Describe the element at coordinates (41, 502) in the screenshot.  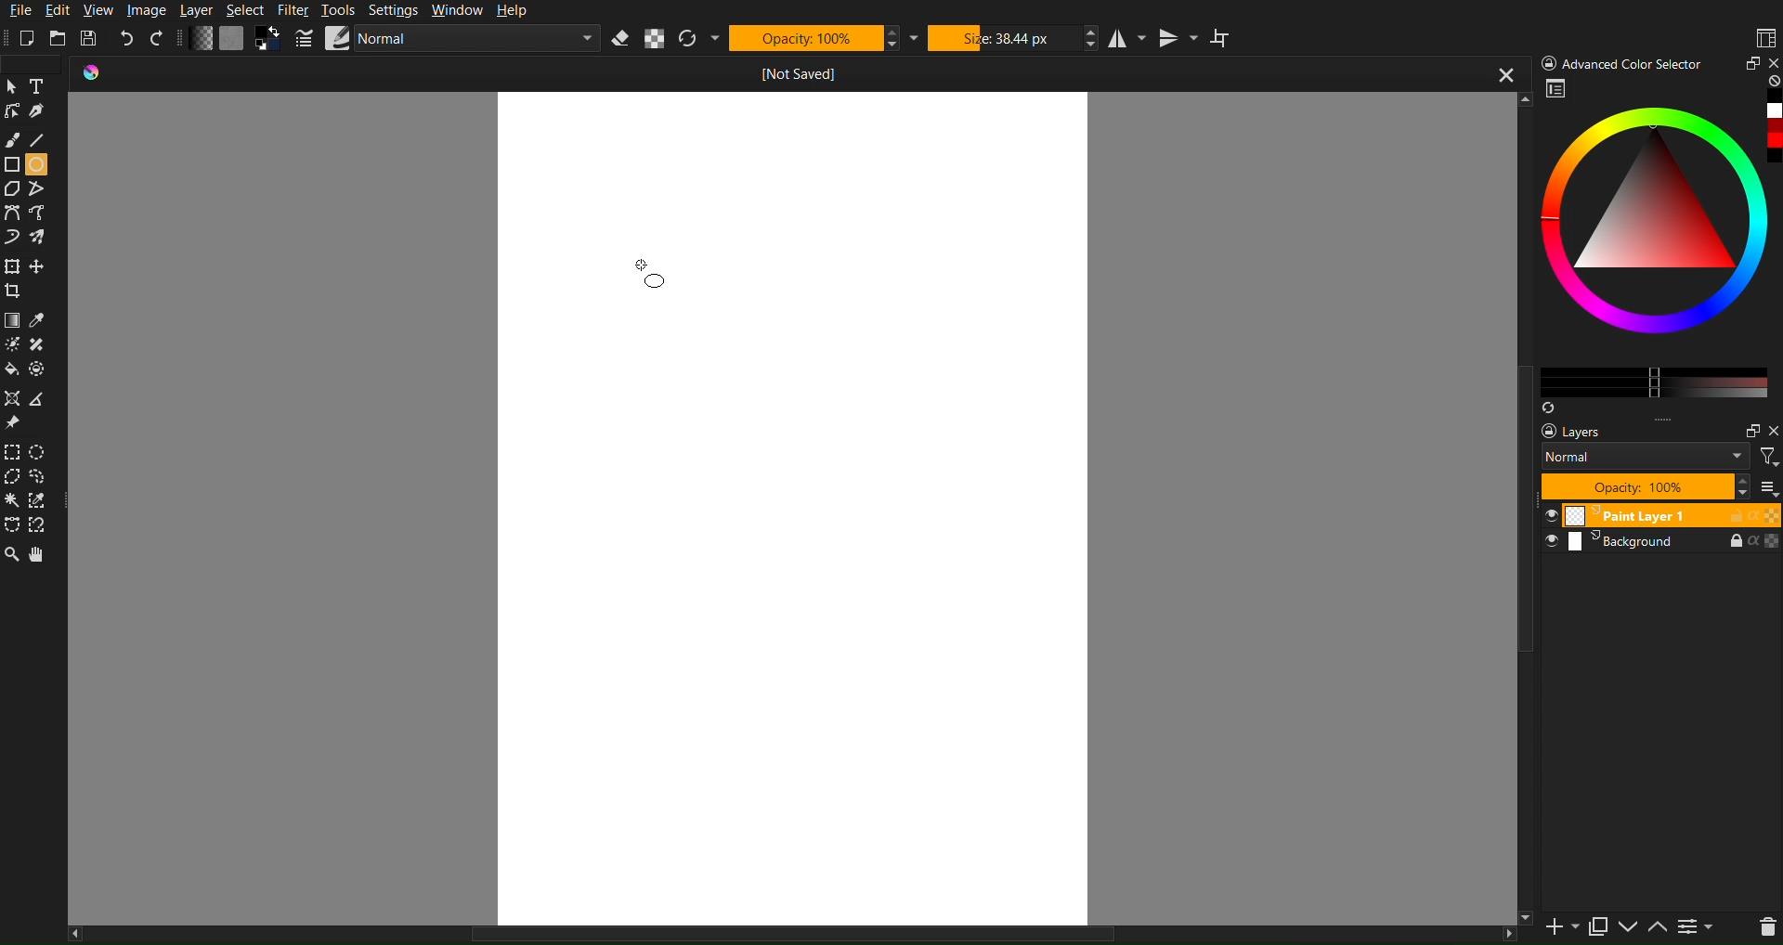
I see `Selction dropper` at that location.